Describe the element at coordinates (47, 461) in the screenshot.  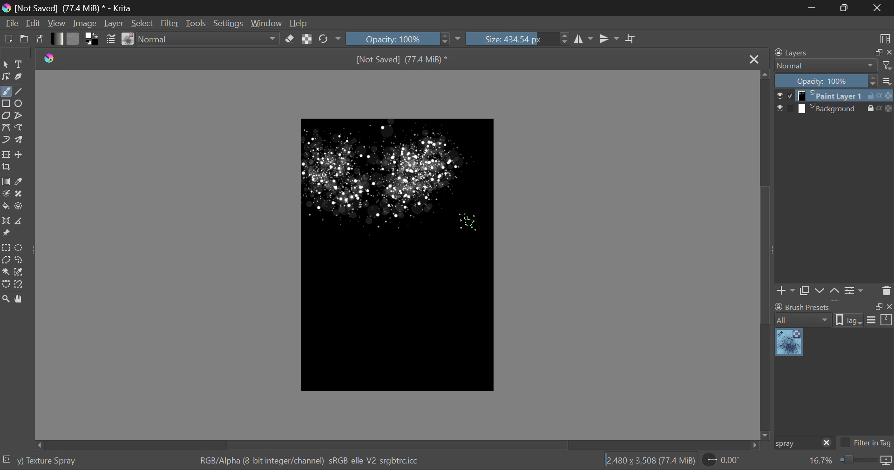
I see `y) Texture Spray` at that location.